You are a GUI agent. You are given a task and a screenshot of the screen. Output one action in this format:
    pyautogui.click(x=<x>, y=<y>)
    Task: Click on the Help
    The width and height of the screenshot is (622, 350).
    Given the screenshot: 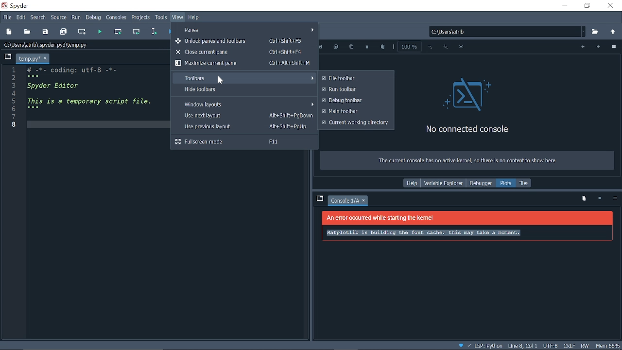 What is the action you would take?
    pyautogui.click(x=412, y=183)
    